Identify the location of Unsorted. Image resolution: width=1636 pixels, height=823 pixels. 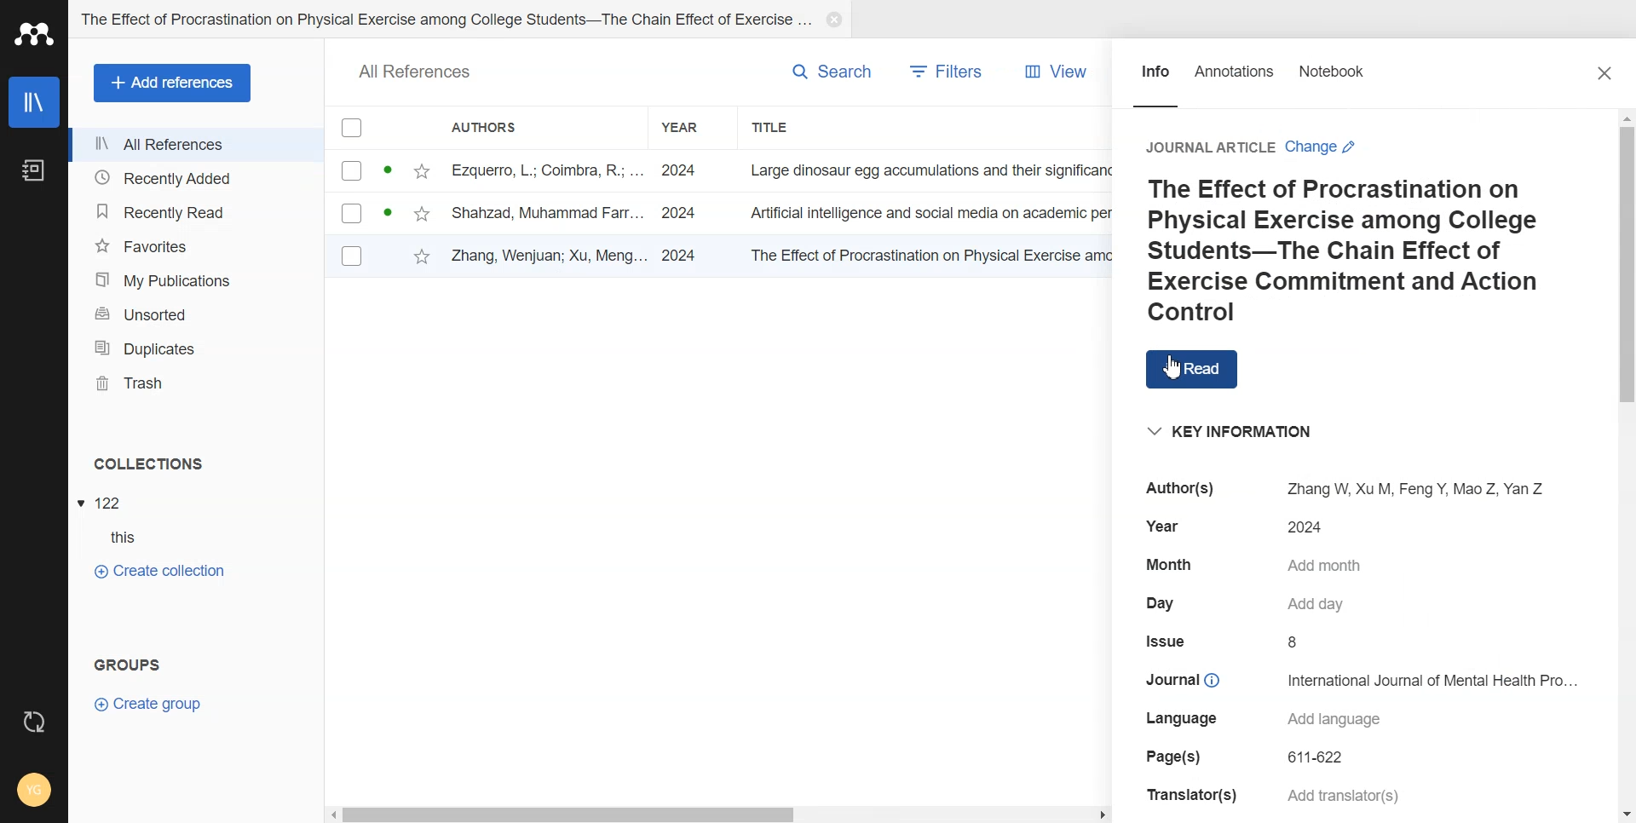
(200, 314).